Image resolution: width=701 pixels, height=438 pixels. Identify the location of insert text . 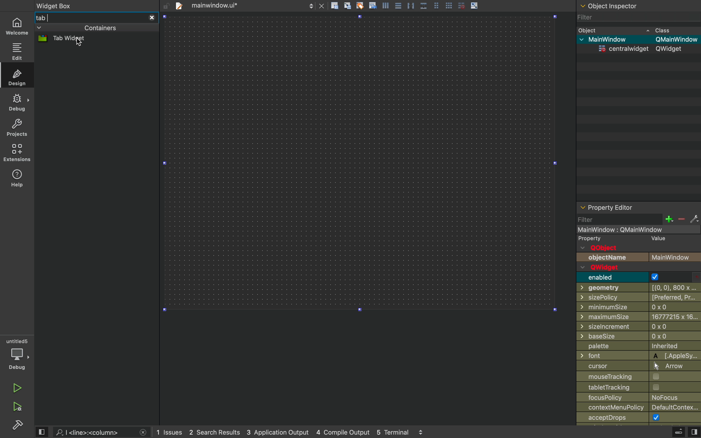
(372, 5).